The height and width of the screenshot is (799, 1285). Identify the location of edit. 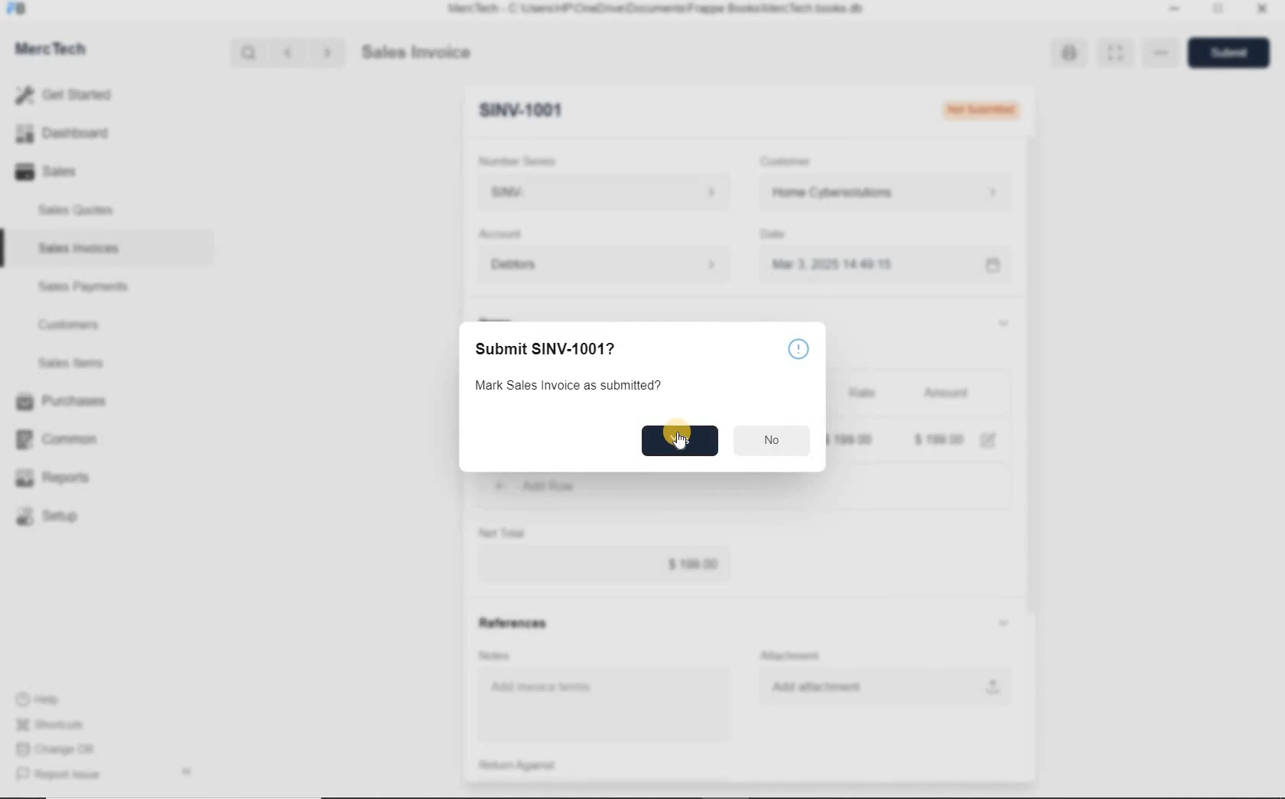
(988, 440).